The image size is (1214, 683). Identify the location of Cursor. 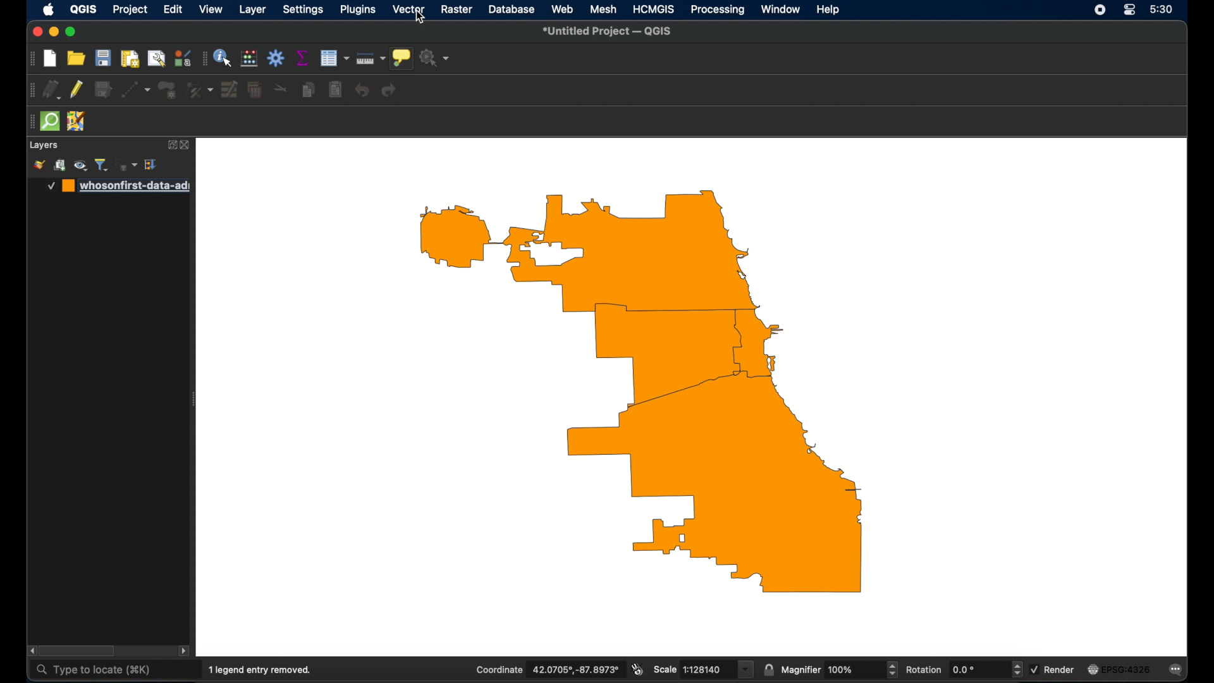
(417, 19).